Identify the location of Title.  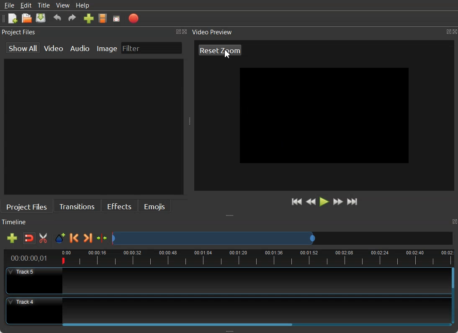
(44, 5).